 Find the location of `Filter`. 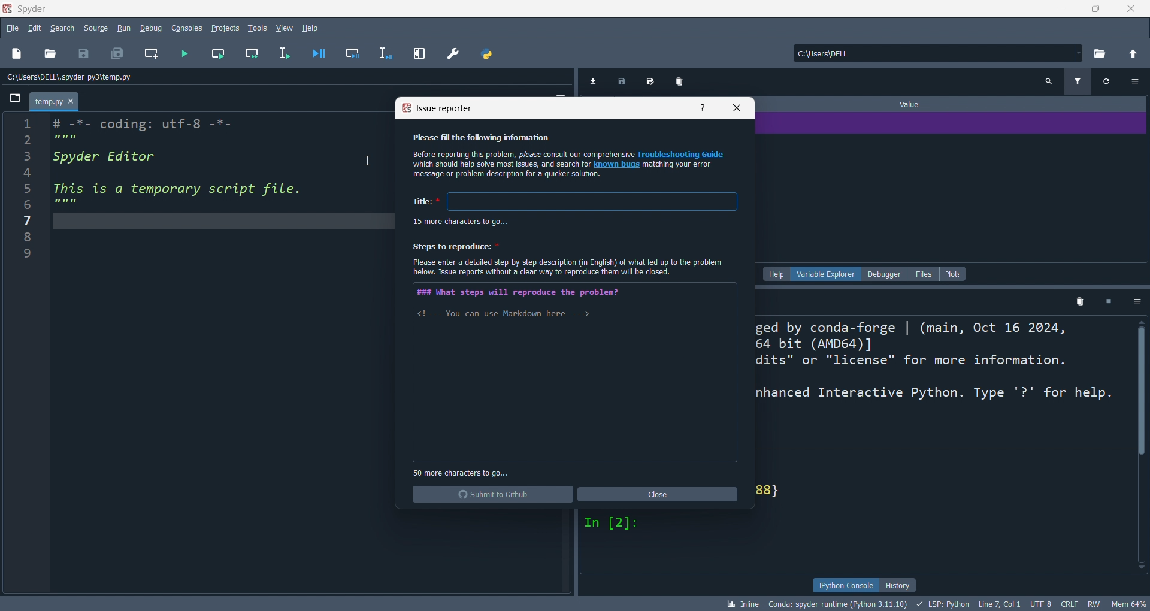

Filter is located at coordinates (1078, 81).